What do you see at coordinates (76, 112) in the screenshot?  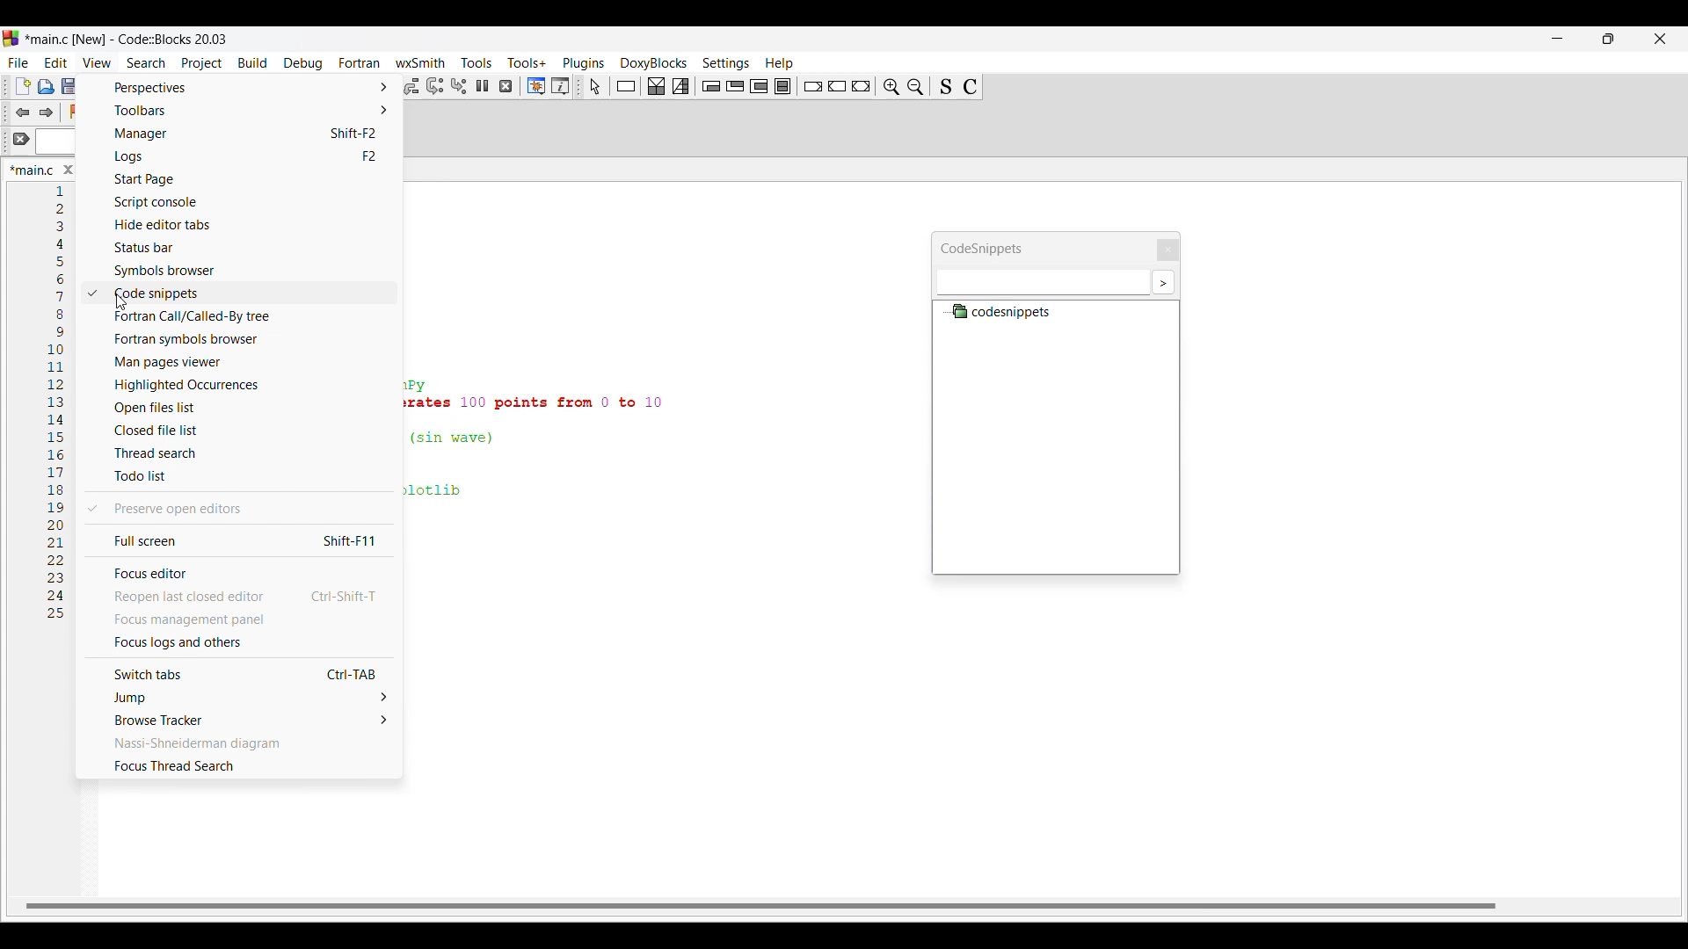 I see `Toggle bookmark` at bounding box center [76, 112].